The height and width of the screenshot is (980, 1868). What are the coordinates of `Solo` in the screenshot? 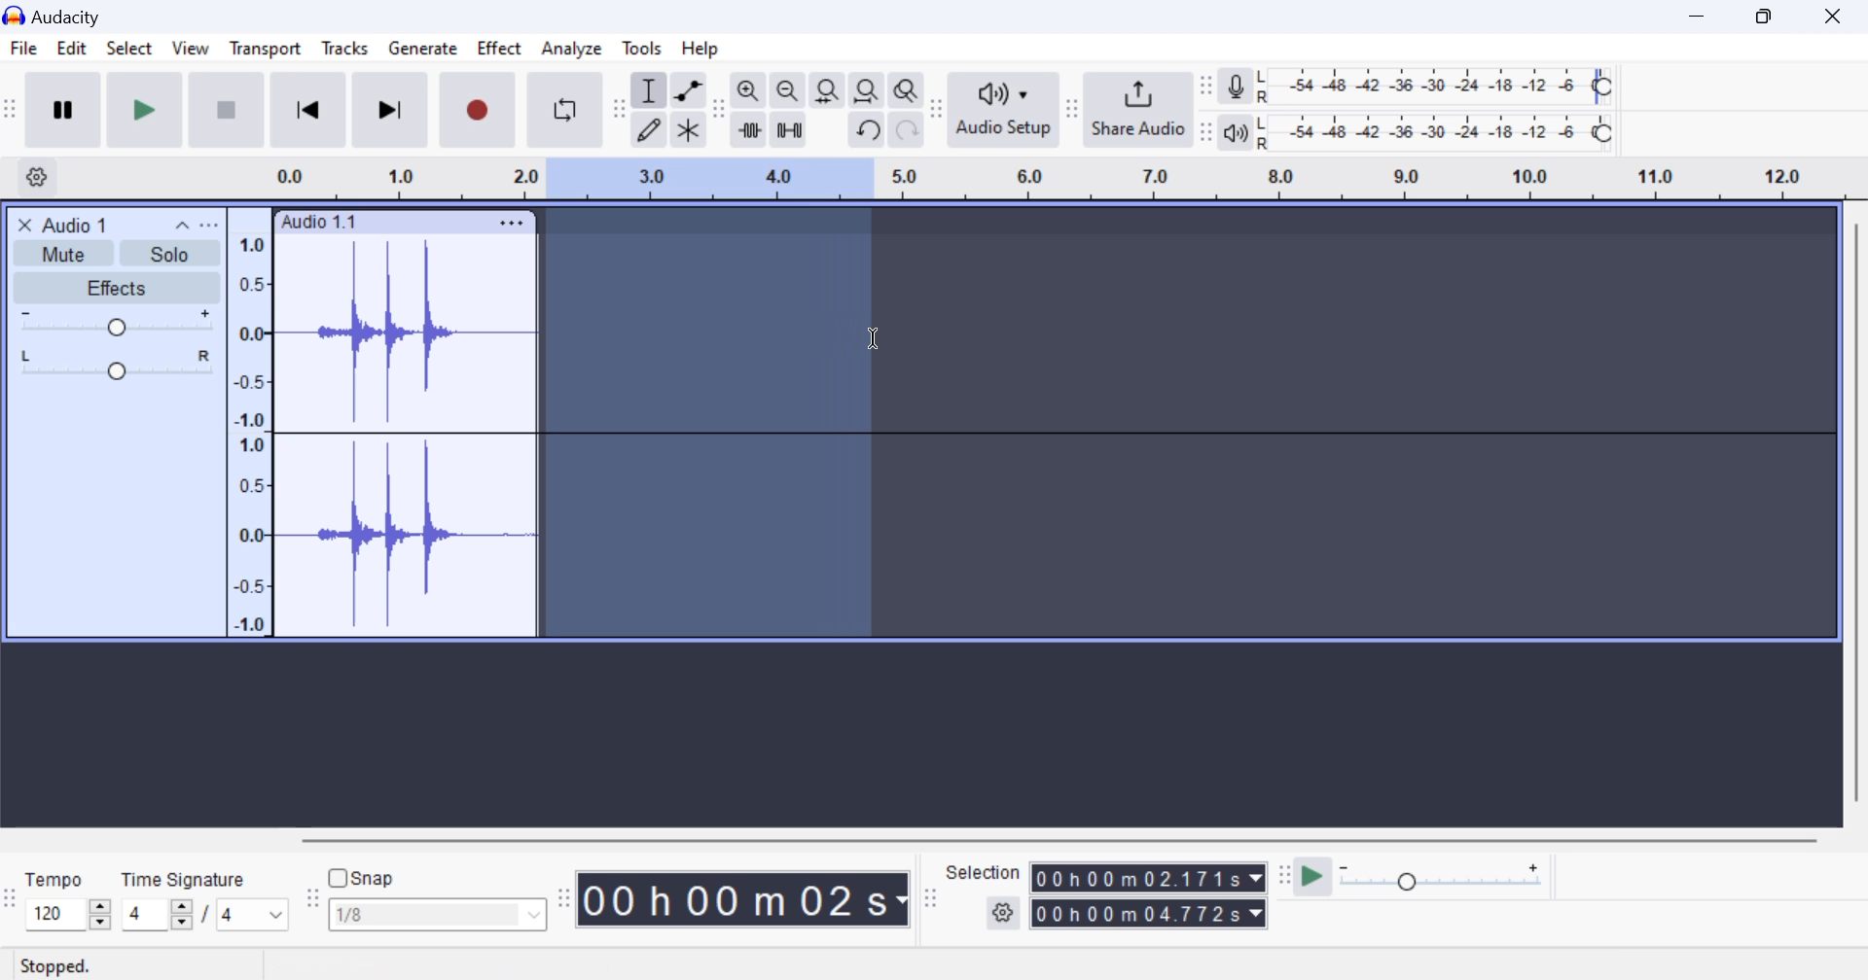 It's located at (171, 254).